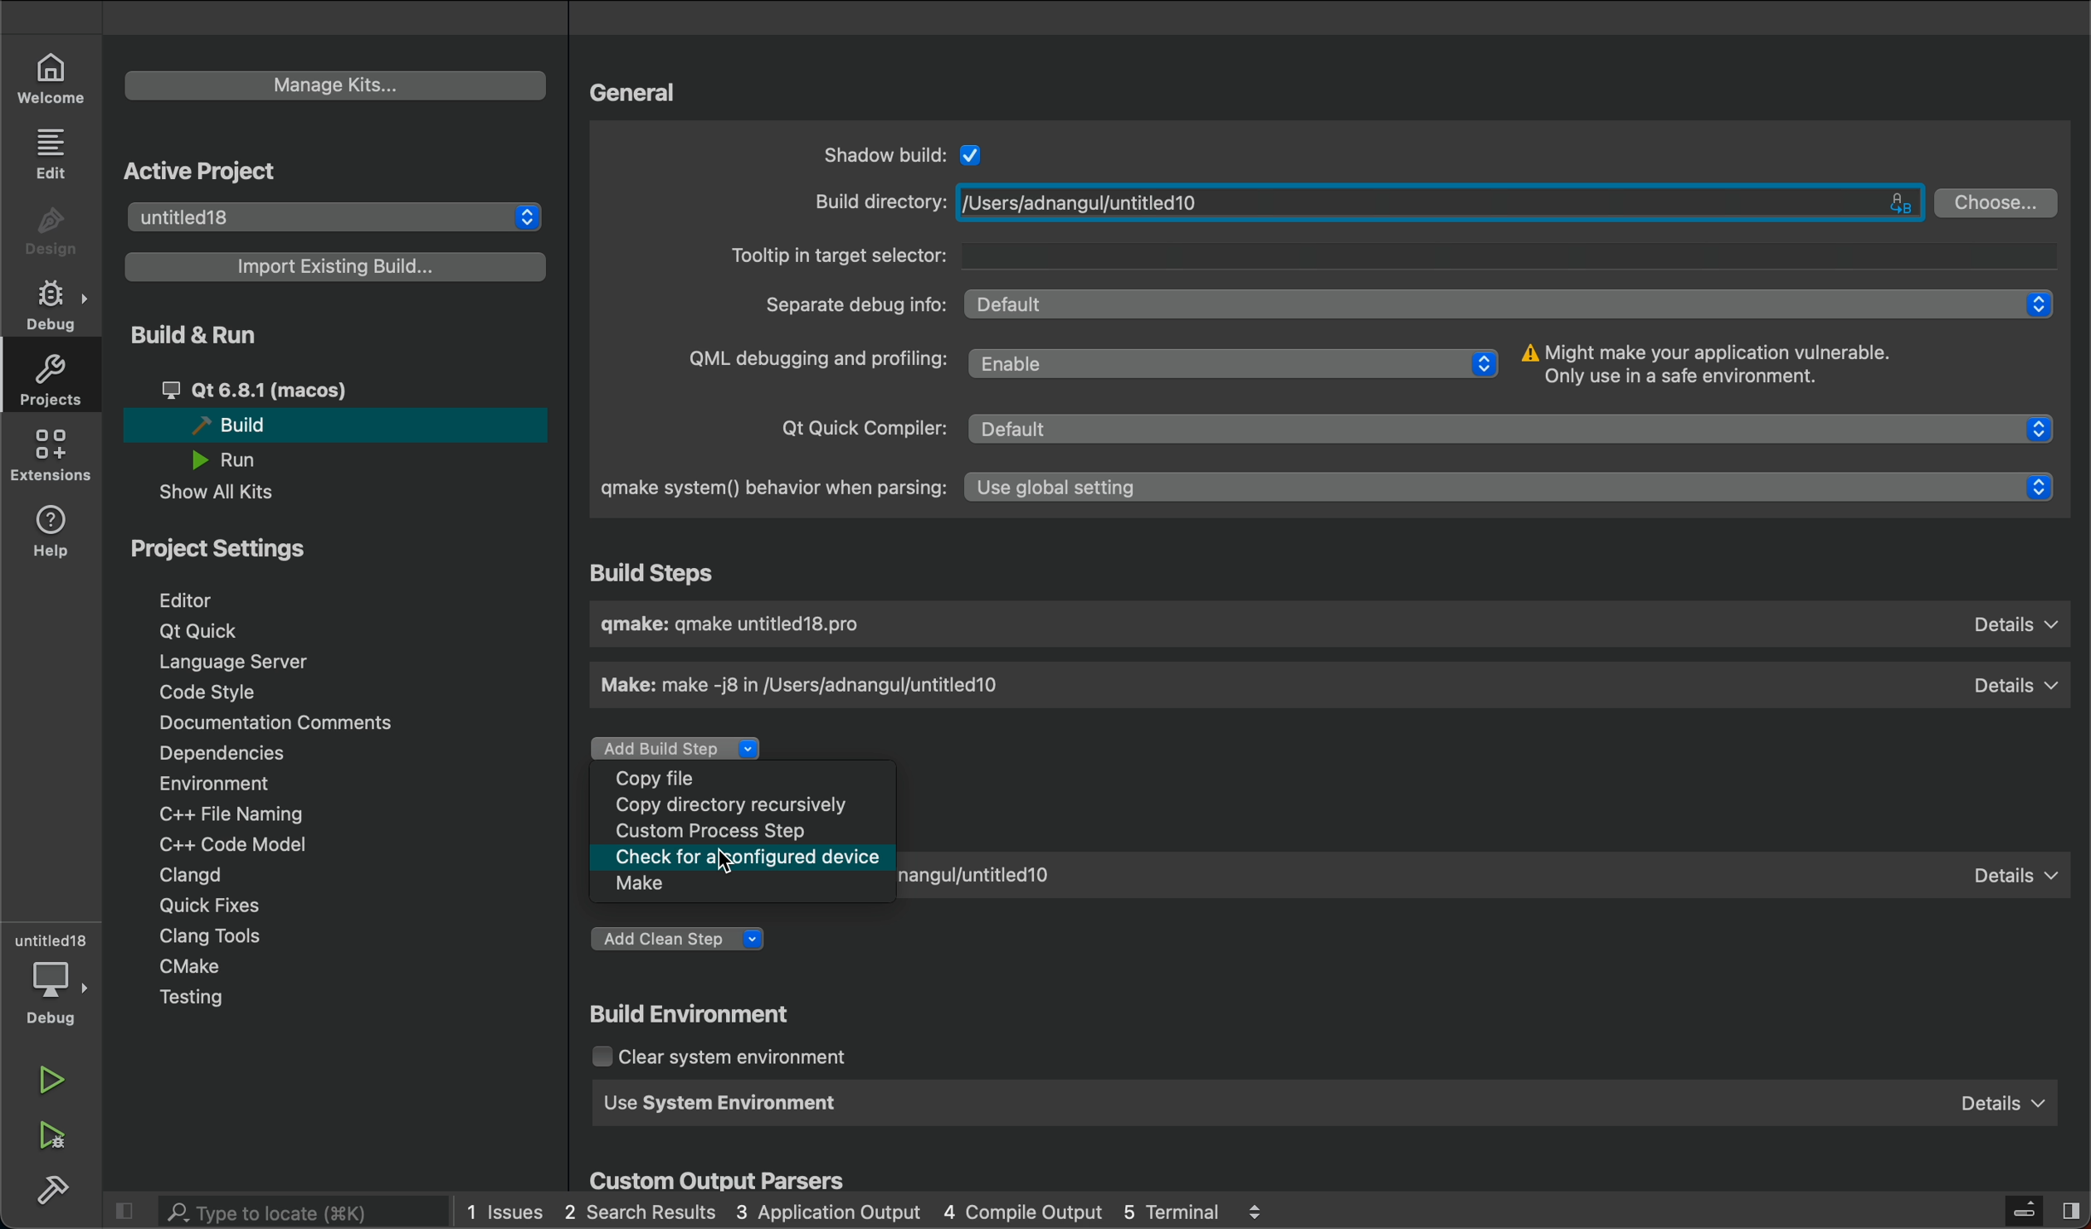  I want to click on Details, so click(2016, 624).